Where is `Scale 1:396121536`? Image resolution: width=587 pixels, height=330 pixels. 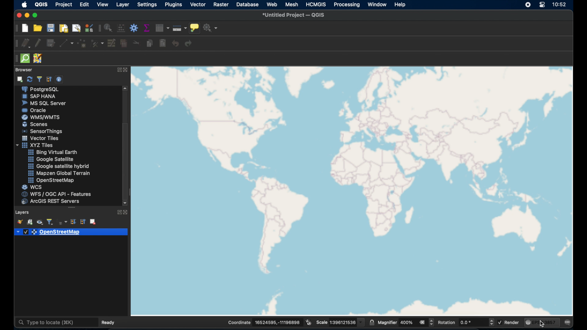 Scale 1:396121536 is located at coordinates (340, 321).